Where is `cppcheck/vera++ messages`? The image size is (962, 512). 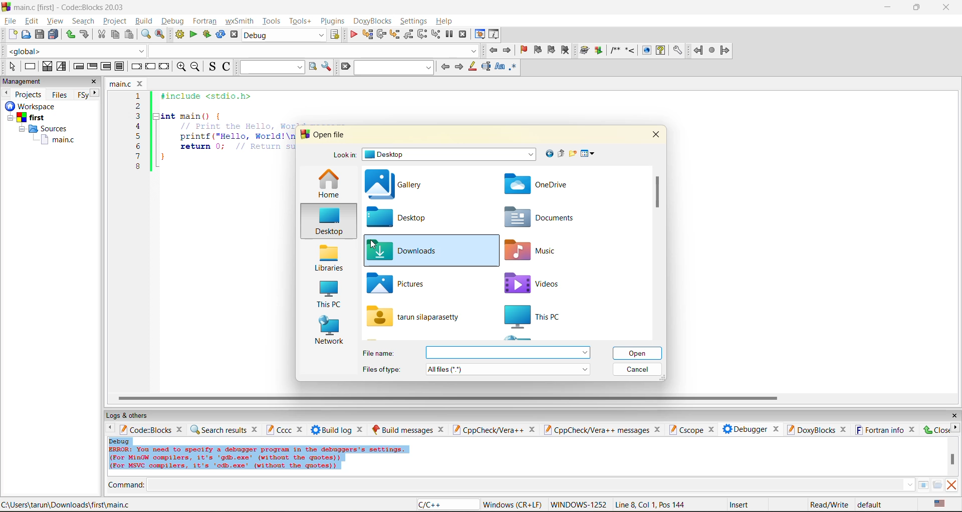 cppcheck/vera++ messages is located at coordinates (595, 430).